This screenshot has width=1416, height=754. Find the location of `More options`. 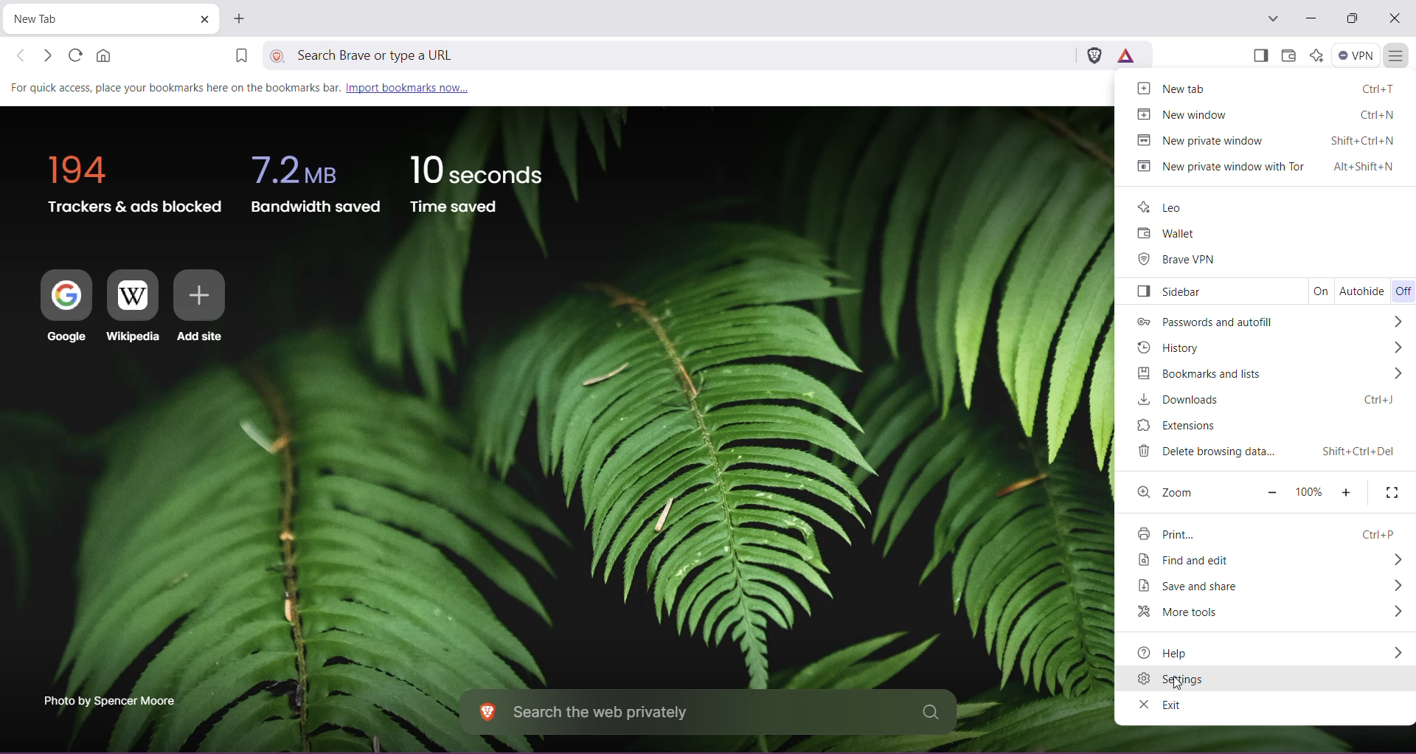

More options is located at coordinates (1394, 559).